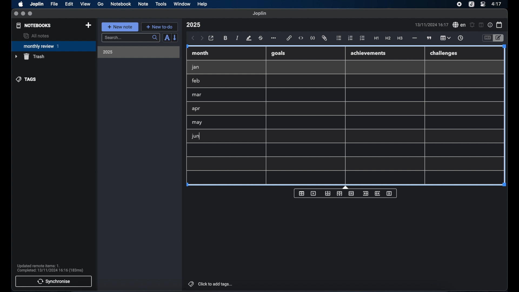 The image size is (519, 292). I want to click on search bar, so click(131, 38).